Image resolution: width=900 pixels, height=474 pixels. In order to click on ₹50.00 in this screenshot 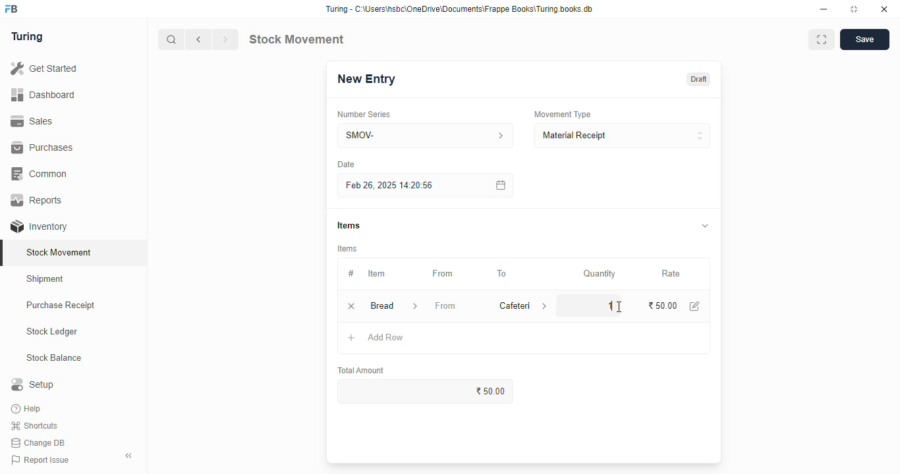, I will do `click(663, 305)`.